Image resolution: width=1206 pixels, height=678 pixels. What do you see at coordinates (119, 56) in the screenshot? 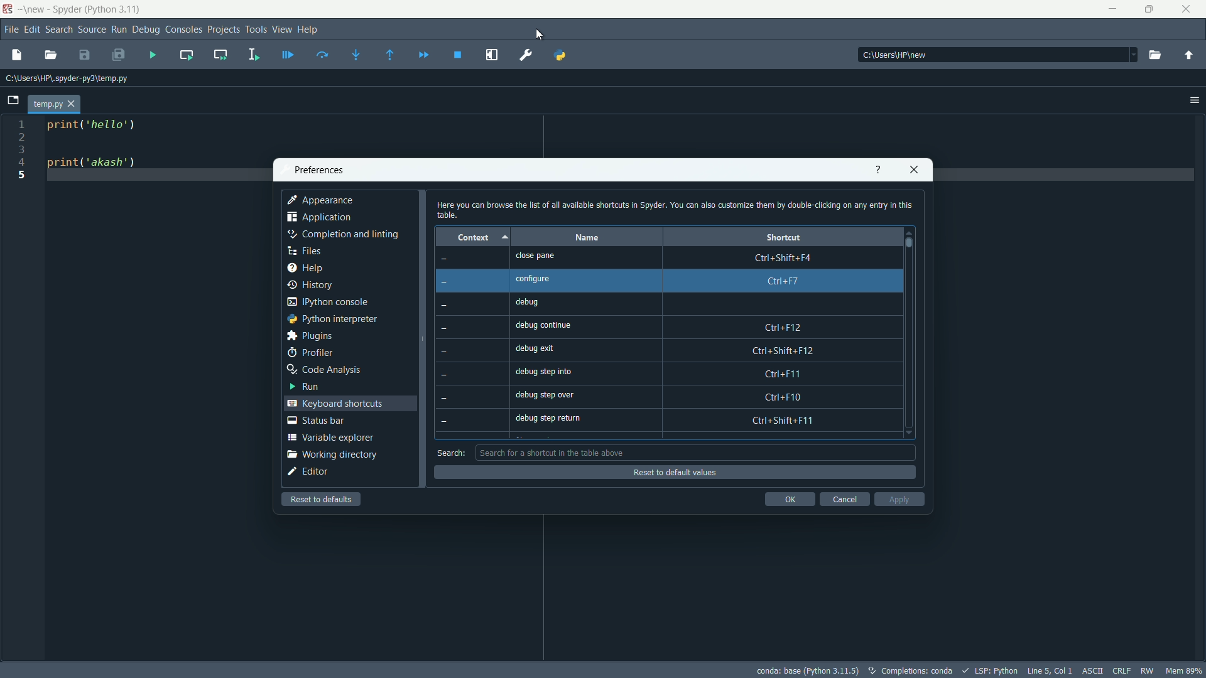
I see `save all files` at bounding box center [119, 56].